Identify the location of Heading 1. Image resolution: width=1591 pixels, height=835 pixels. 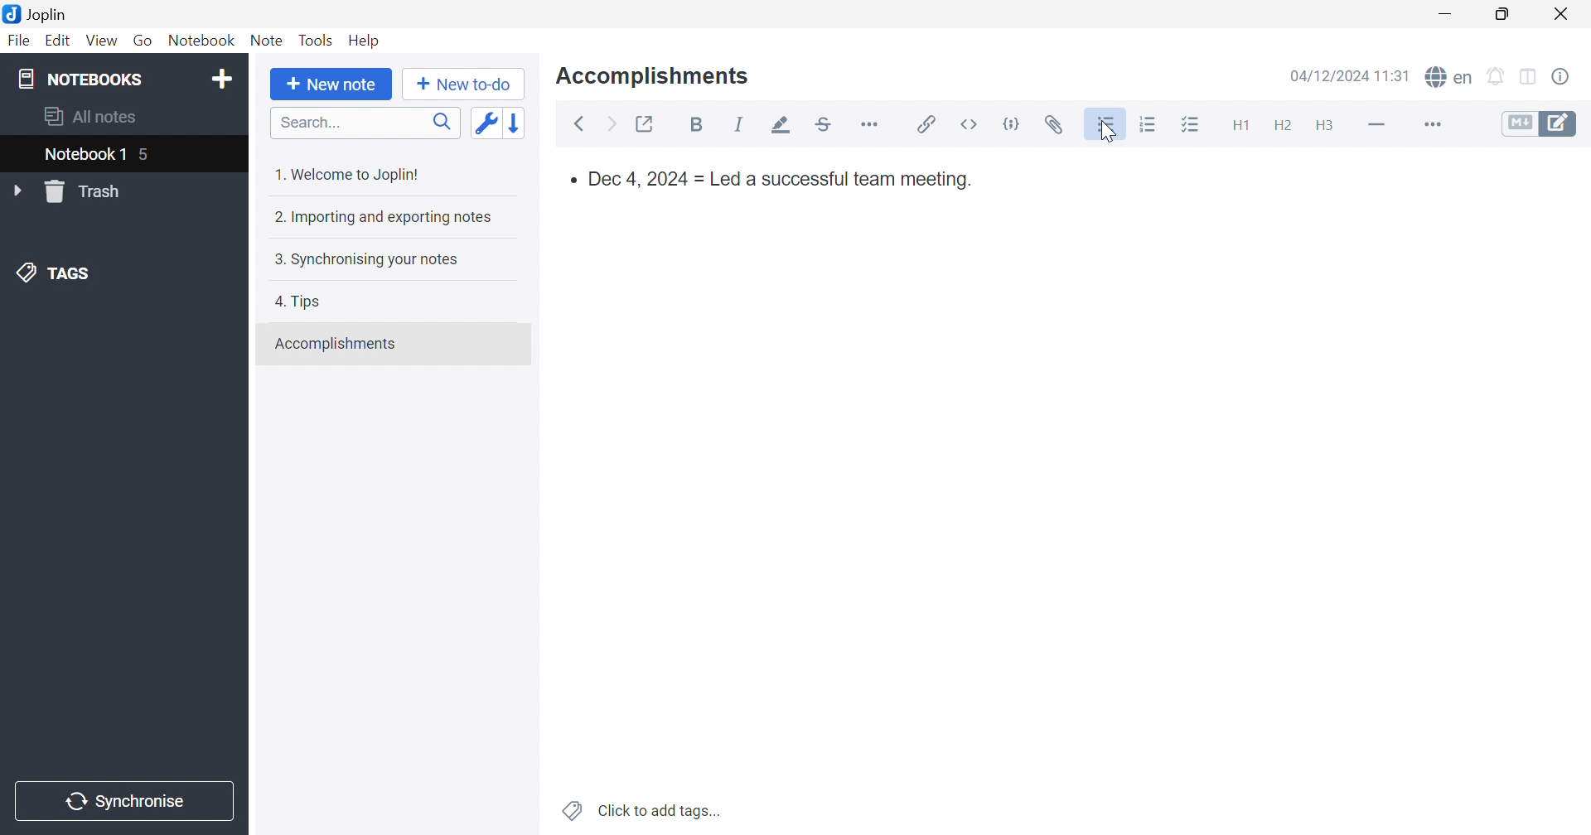
(1242, 126).